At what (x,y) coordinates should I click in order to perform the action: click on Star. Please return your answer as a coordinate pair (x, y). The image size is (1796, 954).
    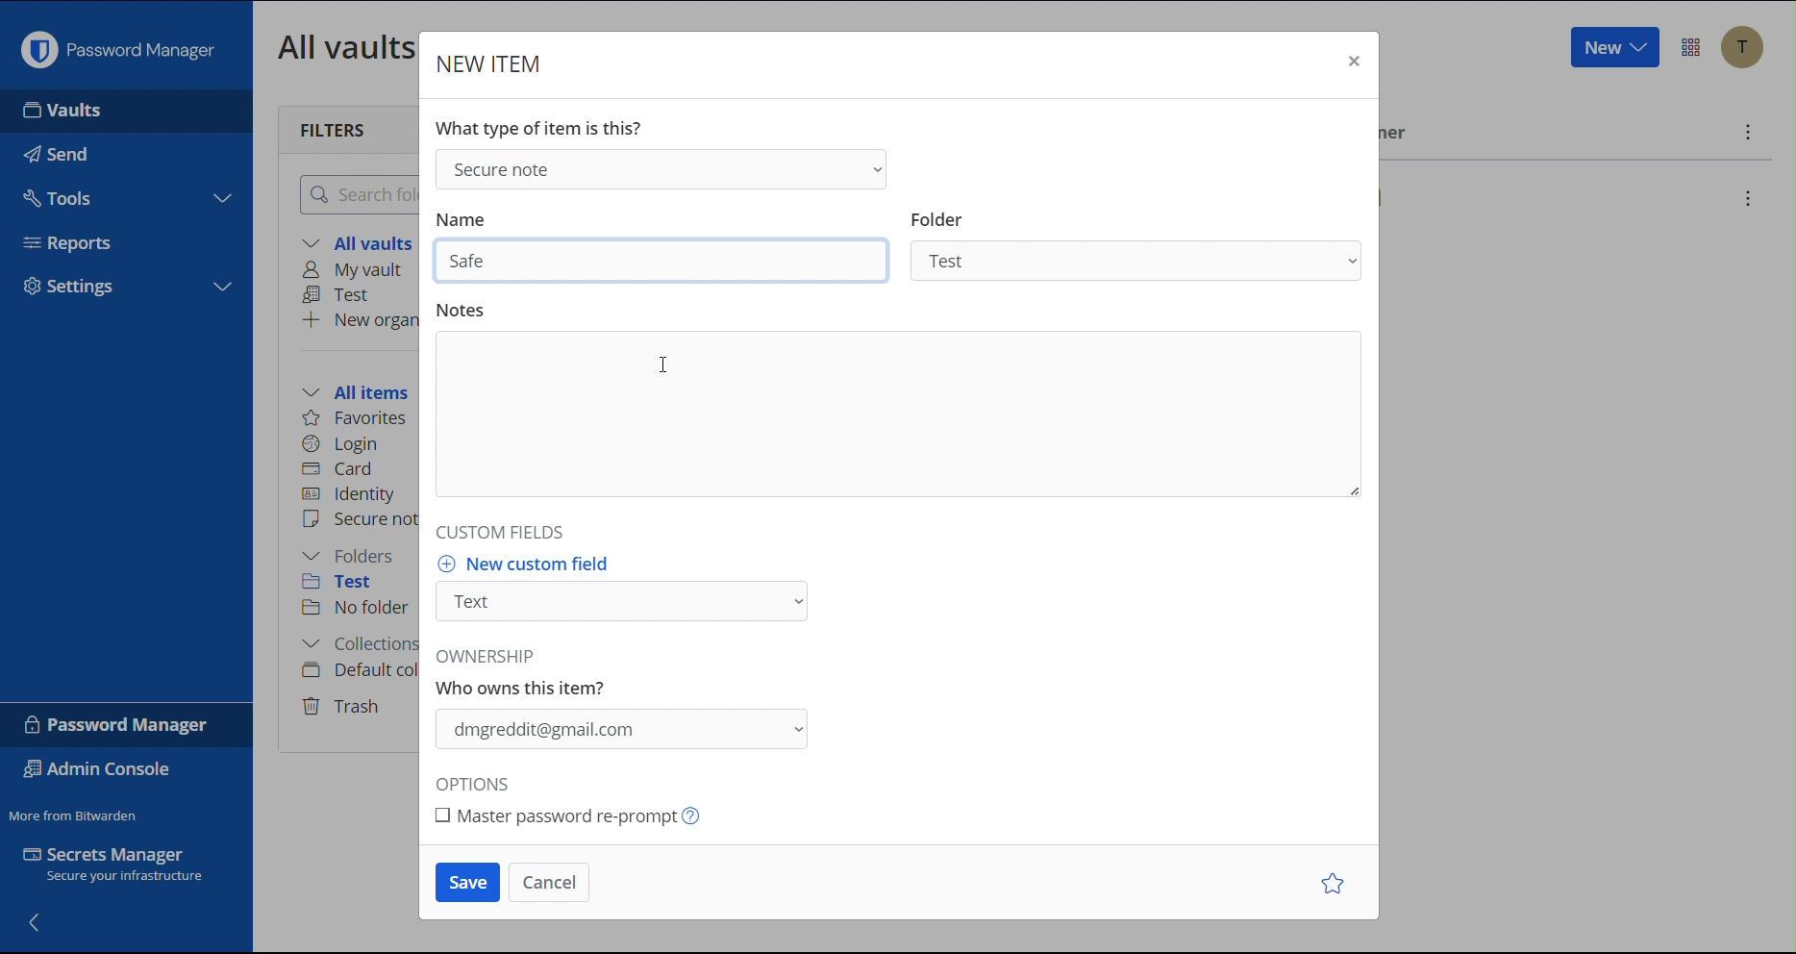
    Looking at the image, I should click on (1336, 883).